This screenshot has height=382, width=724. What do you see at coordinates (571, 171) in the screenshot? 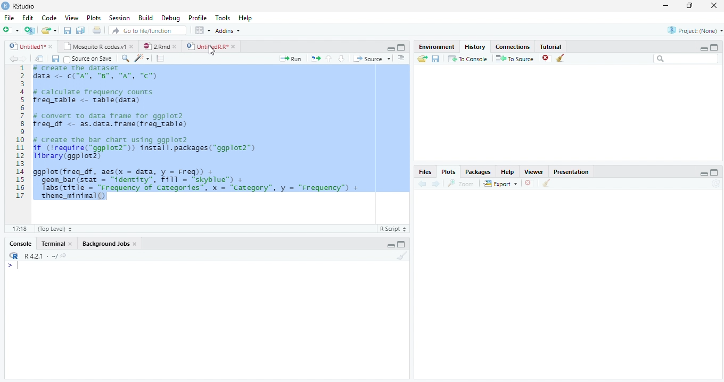
I see `Presentation` at bounding box center [571, 171].